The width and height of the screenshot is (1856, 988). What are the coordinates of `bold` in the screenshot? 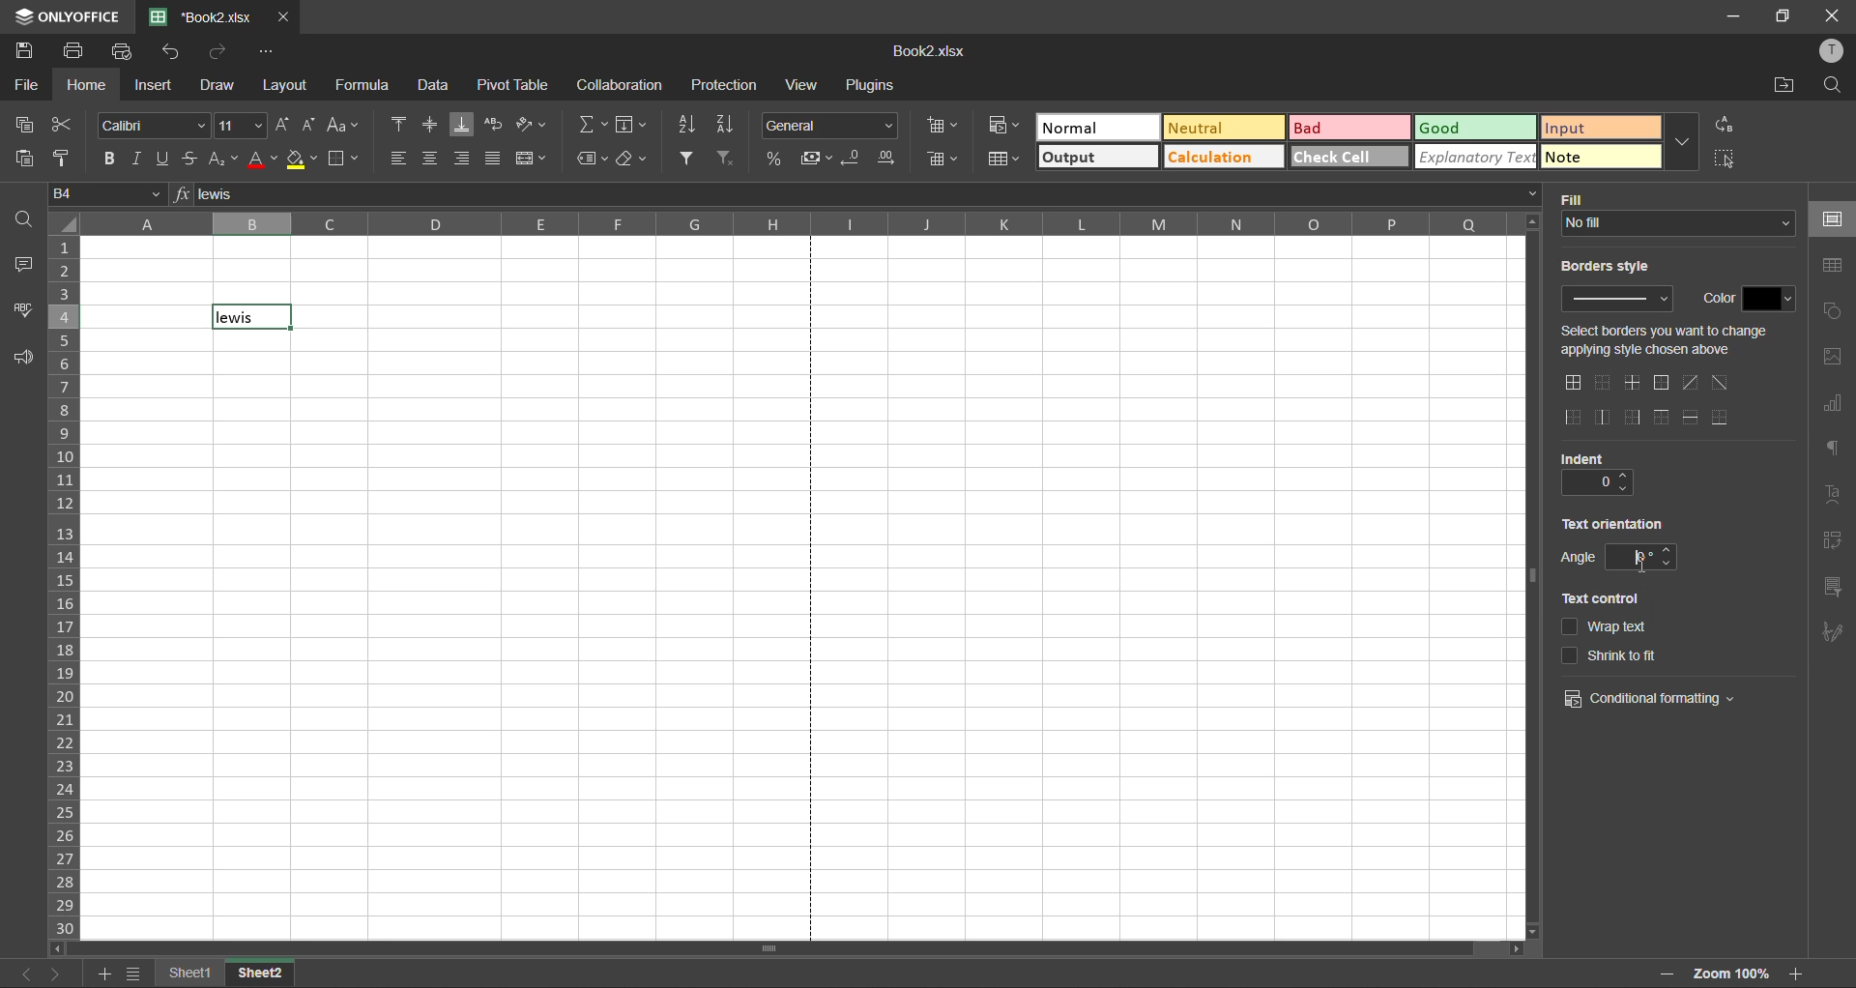 It's located at (104, 160).